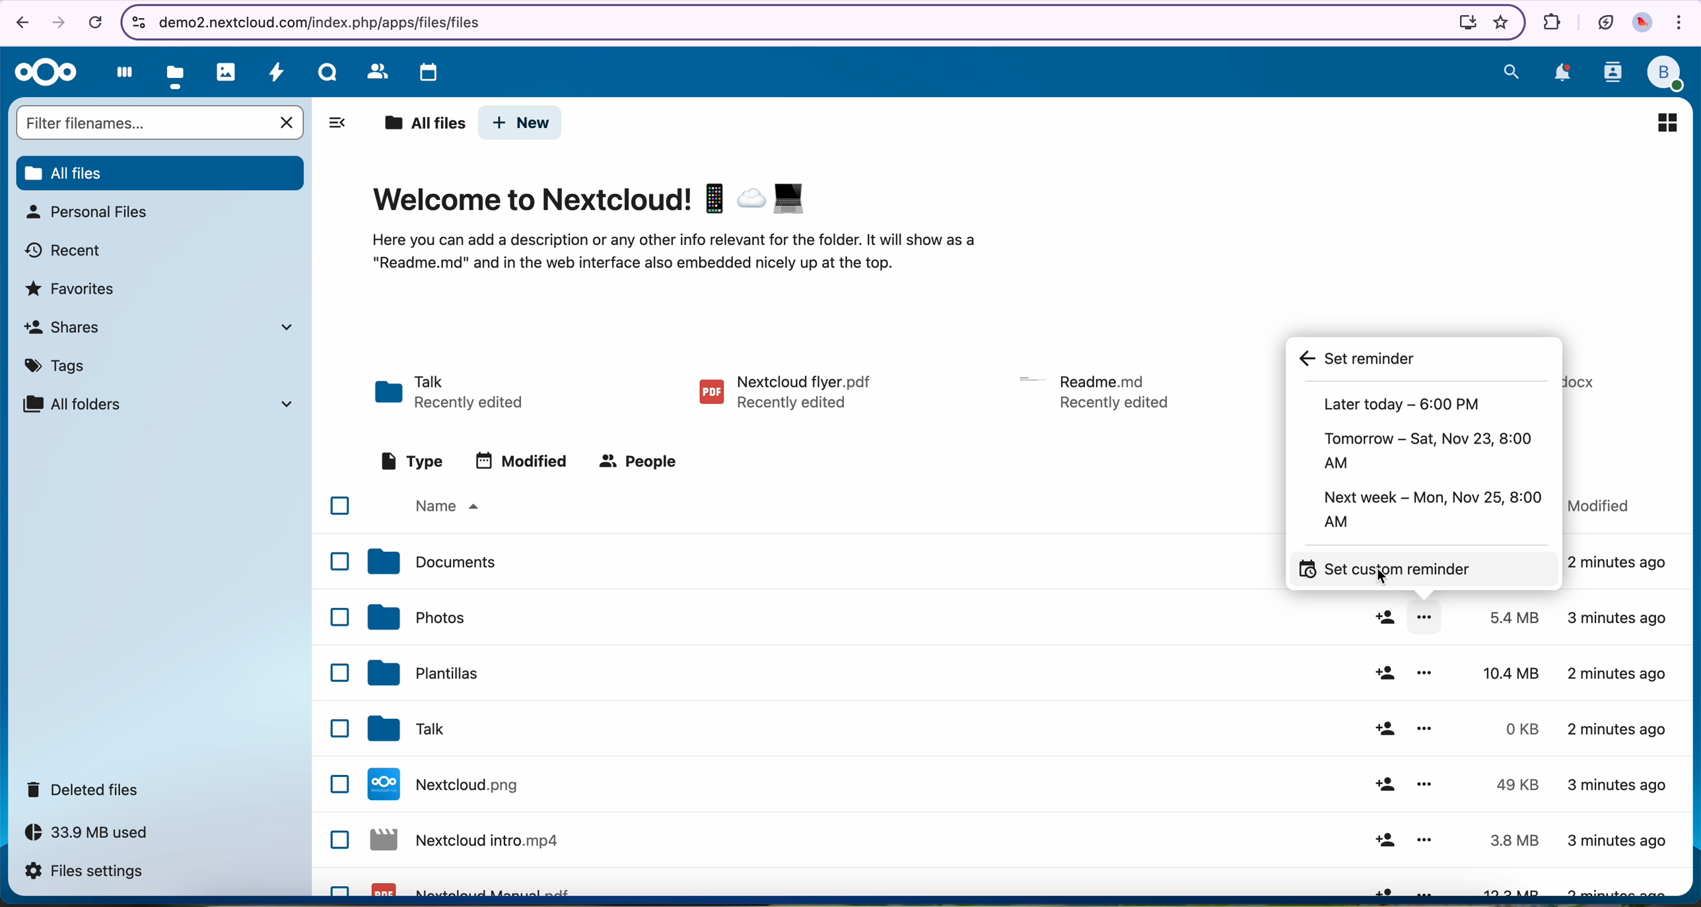 This screenshot has height=907, width=1701. I want to click on notifications, so click(1562, 74).